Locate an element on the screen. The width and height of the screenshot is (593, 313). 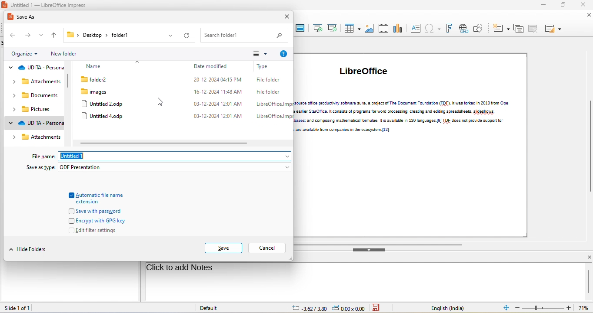
fit slide to current window is located at coordinates (506, 308).